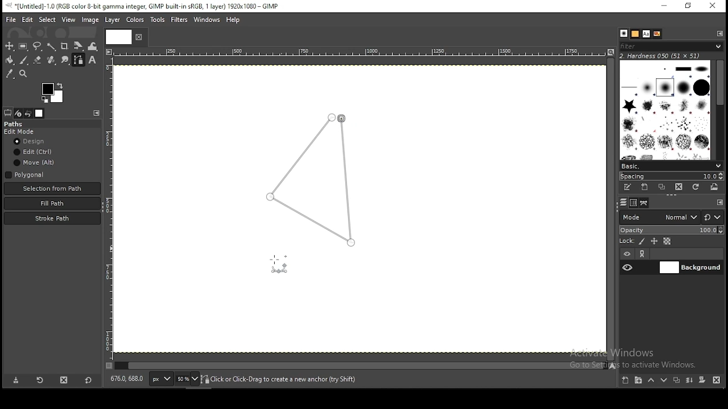 The height and width of the screenshot is (409, 728). I want to click on smudge tool, so click(65, 60).